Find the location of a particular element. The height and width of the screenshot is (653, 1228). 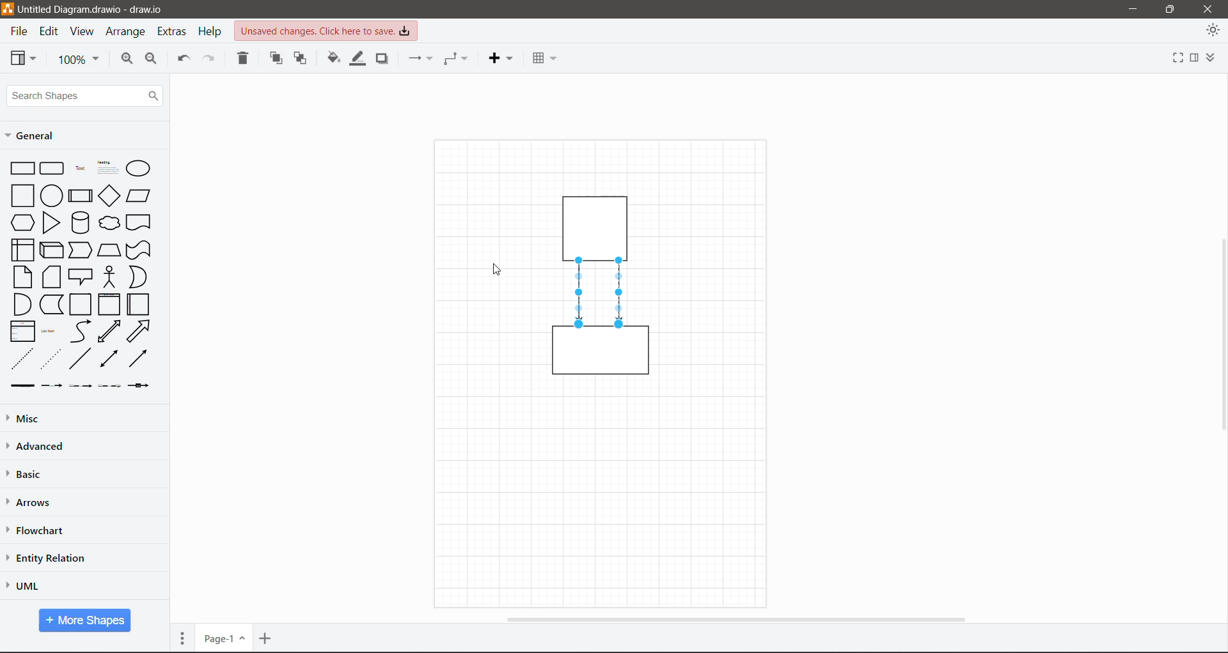

Container is located at coordinates (109, 304).